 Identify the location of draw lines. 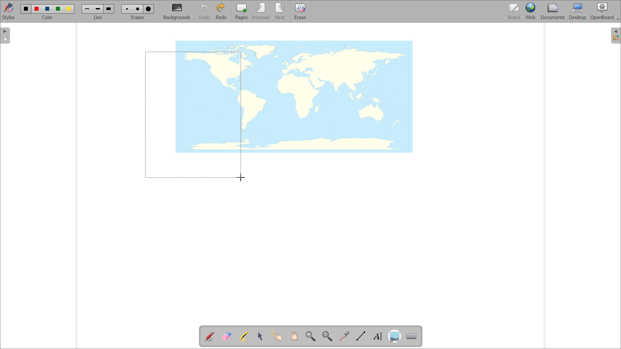
(361, 336).